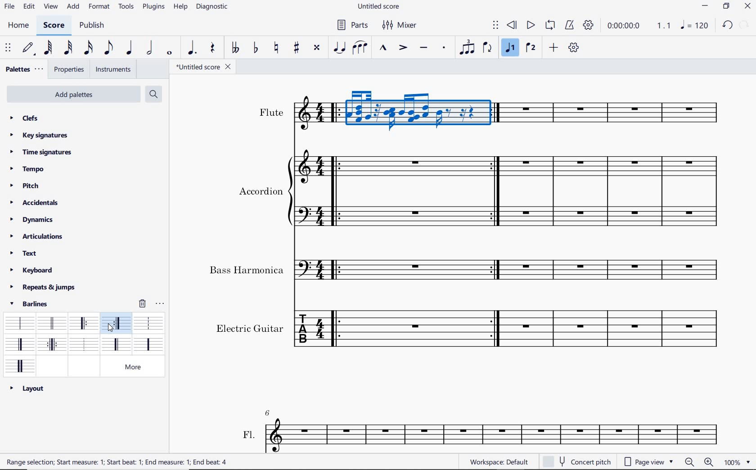  Describe the element at coordinates (37, 237) in the screenshot. I see `articulations` at that location.